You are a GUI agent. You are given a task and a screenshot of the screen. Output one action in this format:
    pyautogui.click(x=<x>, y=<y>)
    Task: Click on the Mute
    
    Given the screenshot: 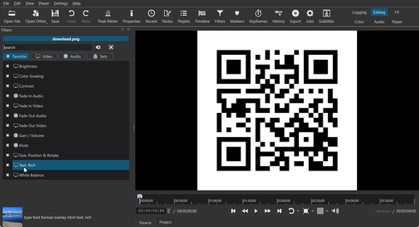 What is the action you would take?
    pyautogui.click(x=65, y=145)
    